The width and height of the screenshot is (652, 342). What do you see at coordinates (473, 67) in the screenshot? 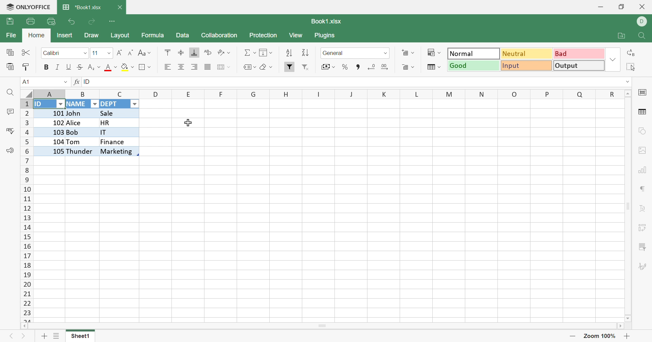
I see `Good` at bounding box center [473, 67].